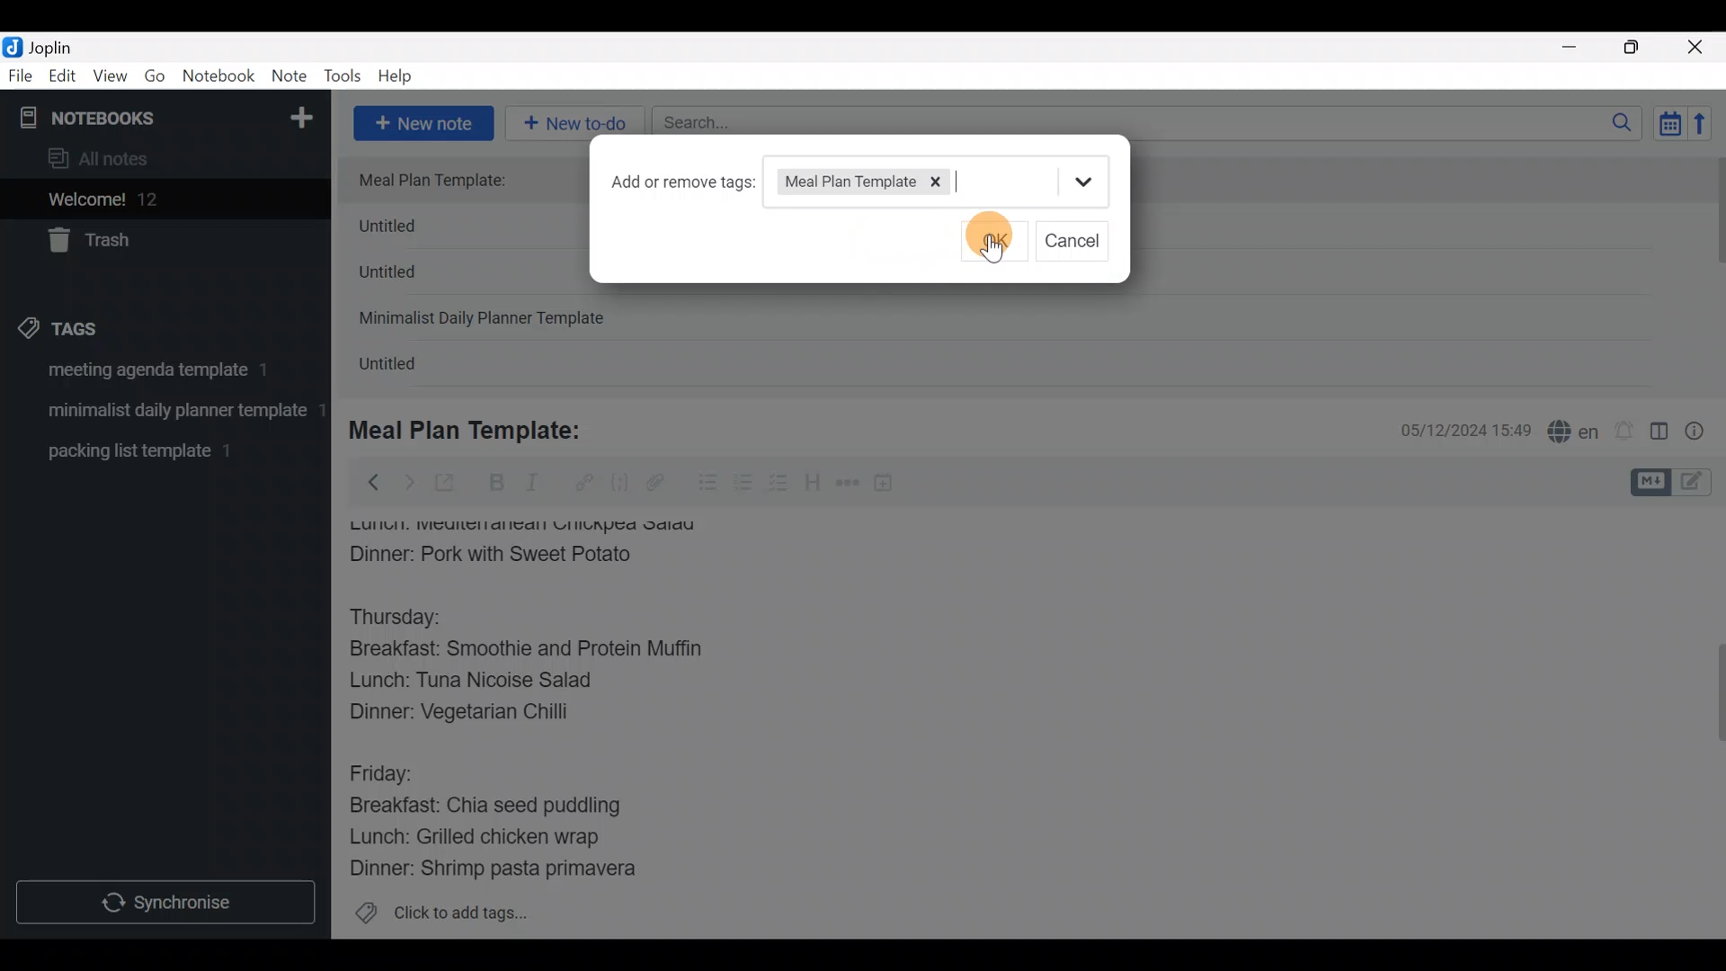  I want to click on Close, so click(1698, 49).